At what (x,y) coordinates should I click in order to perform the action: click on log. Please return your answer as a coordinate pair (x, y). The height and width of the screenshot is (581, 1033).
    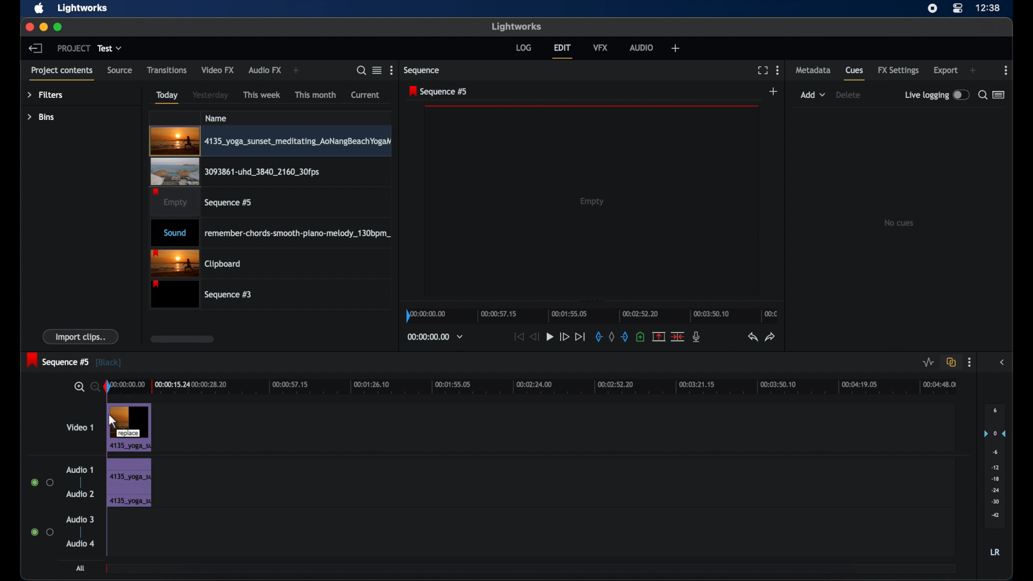
    Looking at the image, I should click on (523, 47).